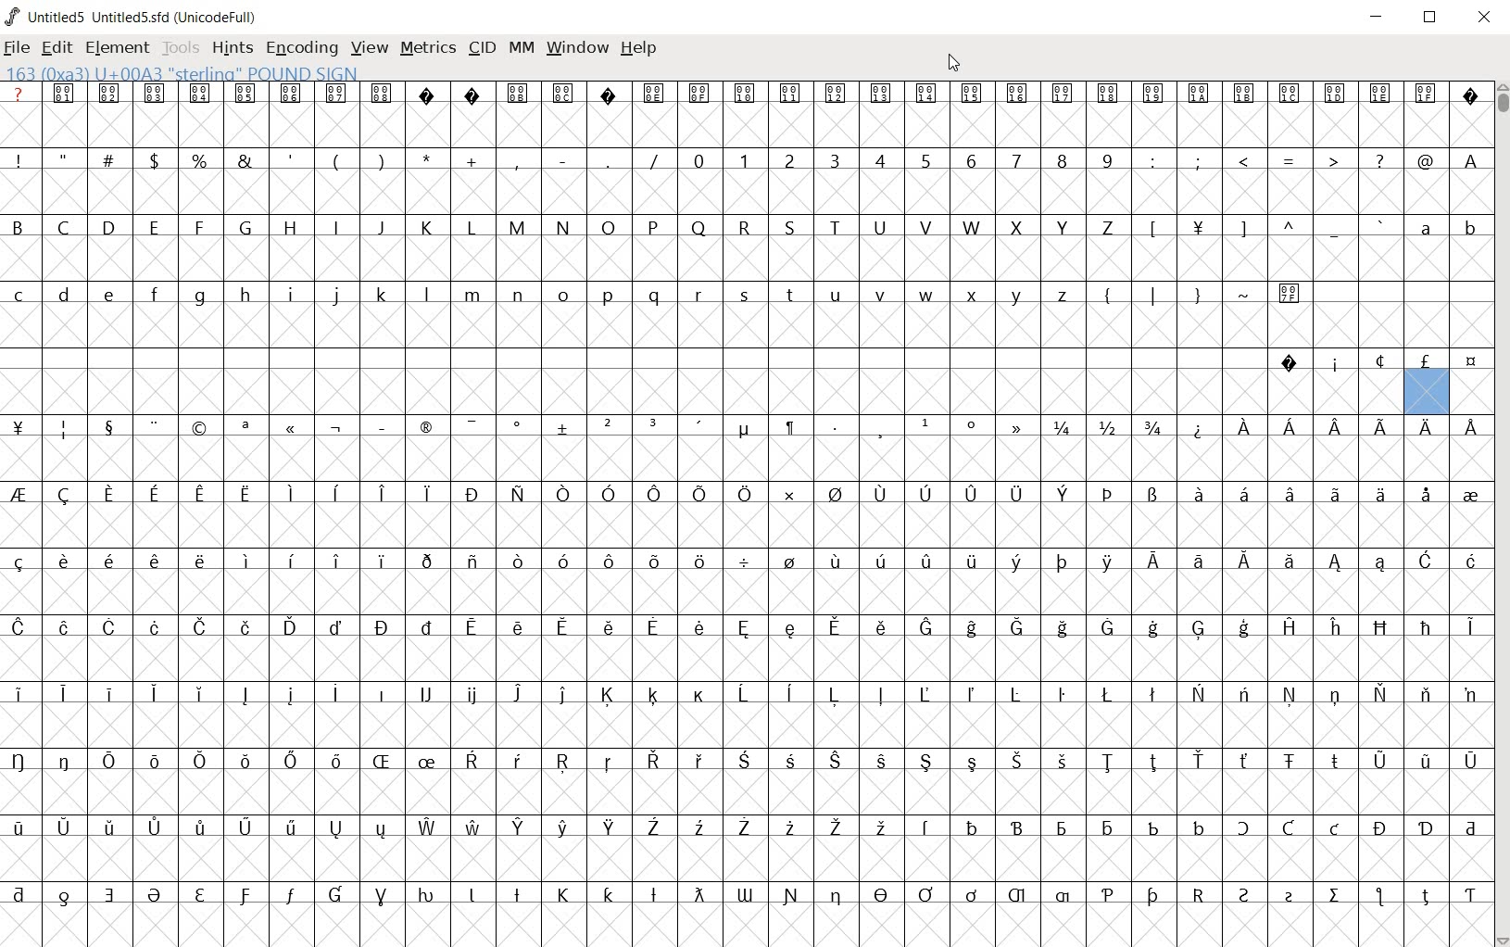  I want to click on Symbol, so click(880, 896).